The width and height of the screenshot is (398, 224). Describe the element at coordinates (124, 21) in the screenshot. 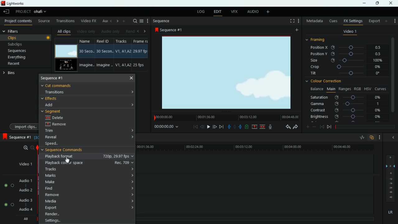

I see `more` at that location.